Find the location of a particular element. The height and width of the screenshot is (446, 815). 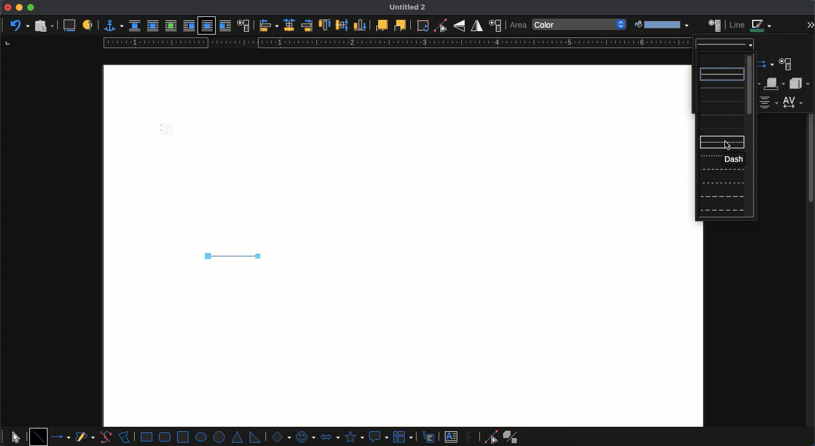

none is located at coordinates (135, 26).